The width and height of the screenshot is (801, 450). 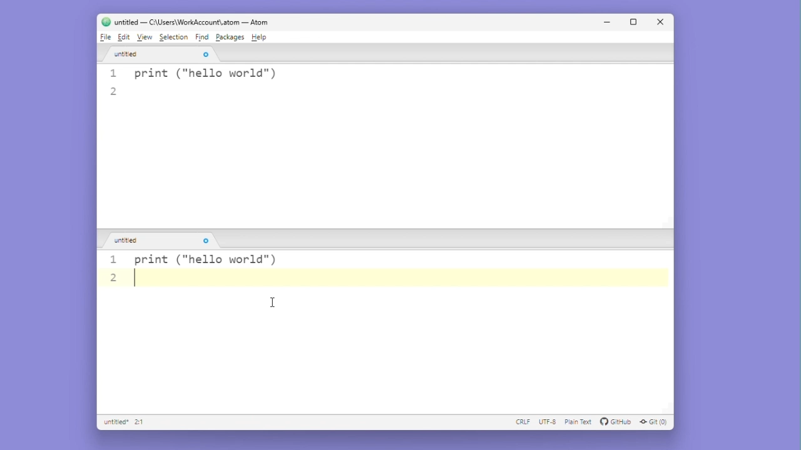 I want to click on Help, so click(x=261, y=37).